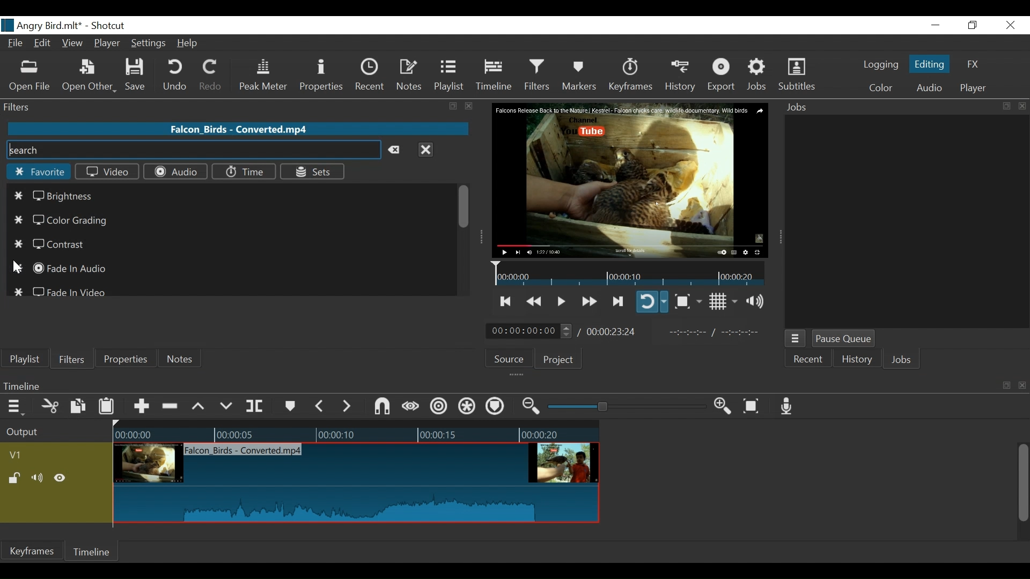  What do you see at coordinates (560, 302) in the screenshot?
I see `Toggle play or pause (Space)` at bounding box center [560, 302].